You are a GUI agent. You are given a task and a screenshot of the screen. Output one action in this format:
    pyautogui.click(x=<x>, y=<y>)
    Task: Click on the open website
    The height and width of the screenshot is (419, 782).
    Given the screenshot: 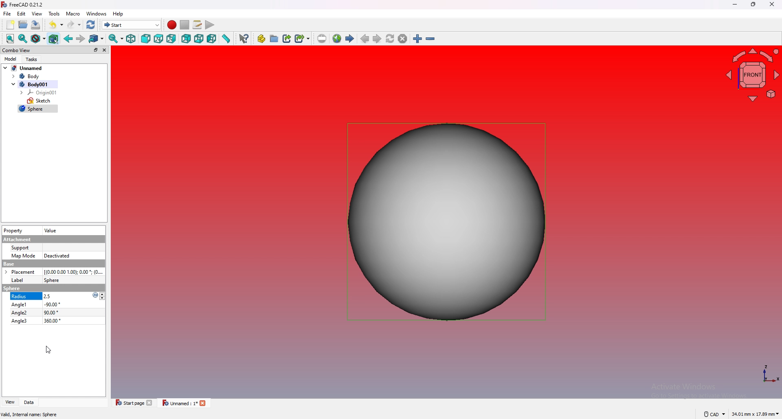 What is the action you would take?
    pyautogui.click(x=337, y=39)
    